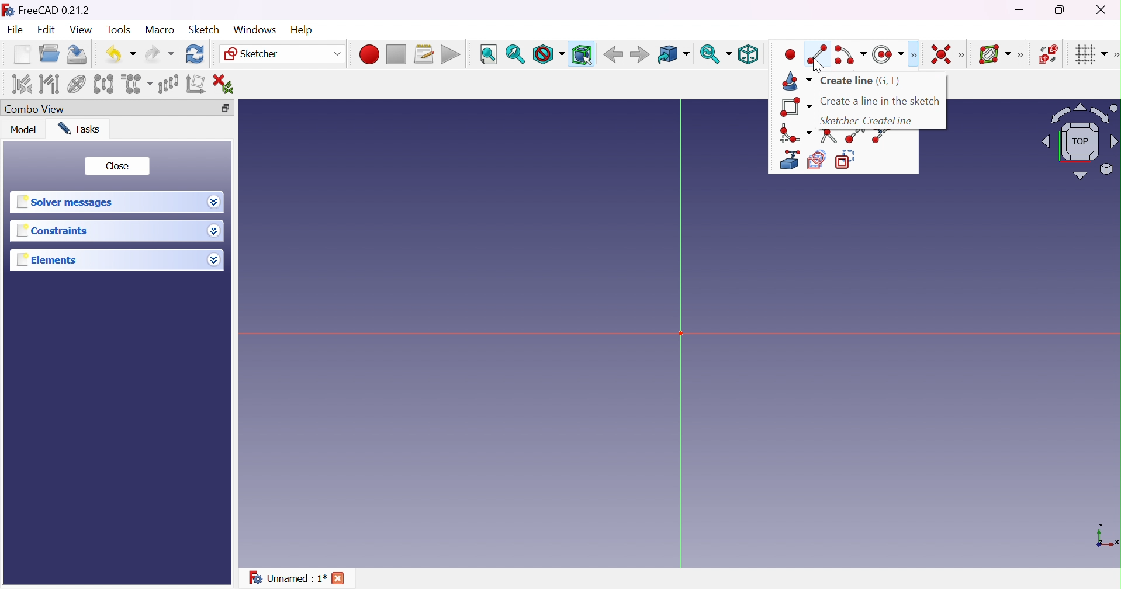  I want to click on Create circle, so click(887, 54).